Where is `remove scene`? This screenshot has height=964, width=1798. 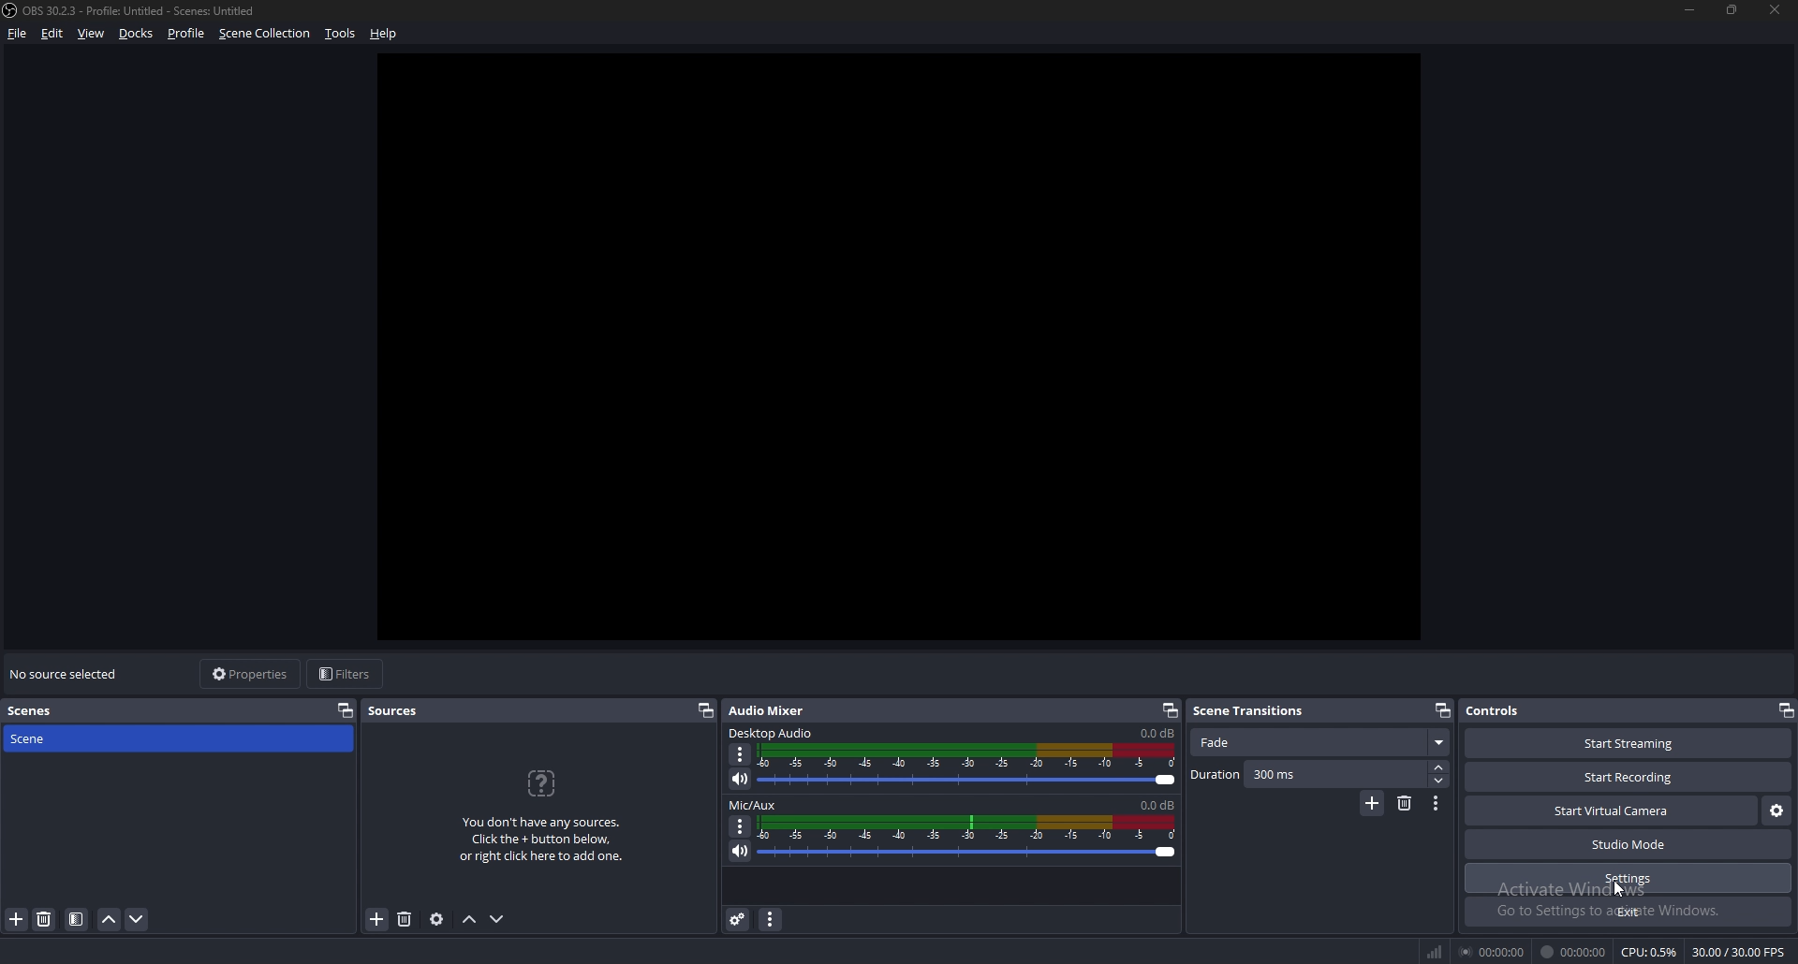
remove scene is located at coordinates (45, 919).